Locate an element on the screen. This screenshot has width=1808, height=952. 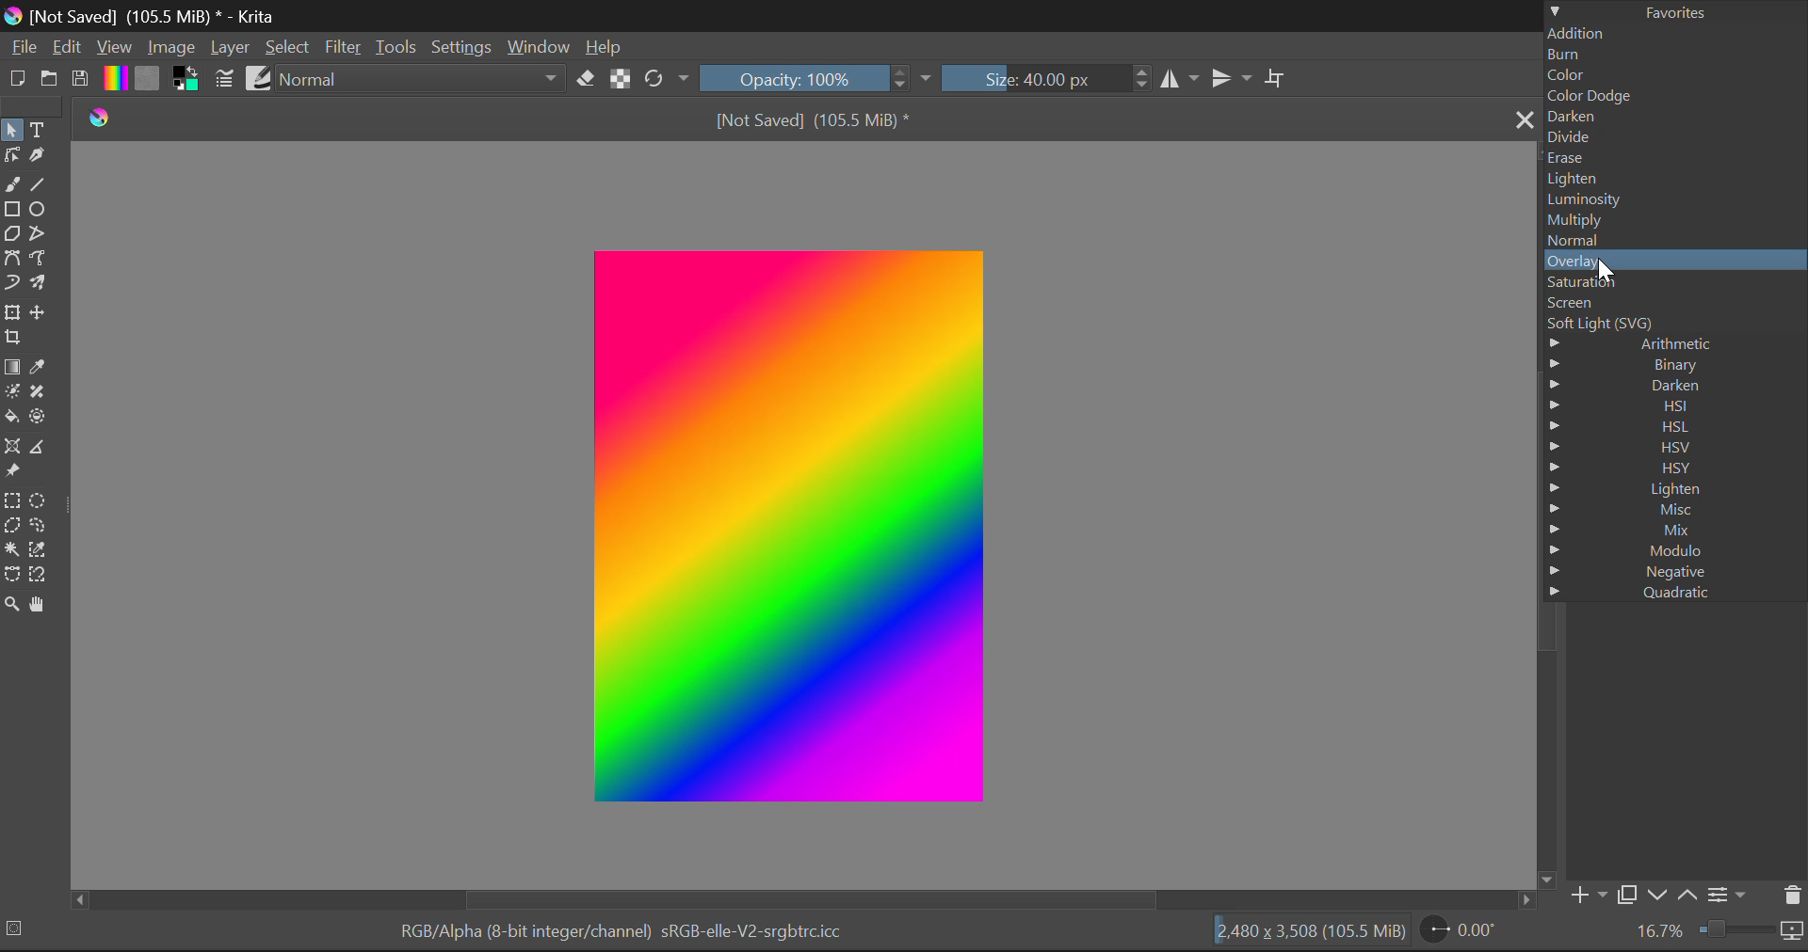
12,480 x 3,508 (105.5 MiB) is located at coordinates (1314, 931).